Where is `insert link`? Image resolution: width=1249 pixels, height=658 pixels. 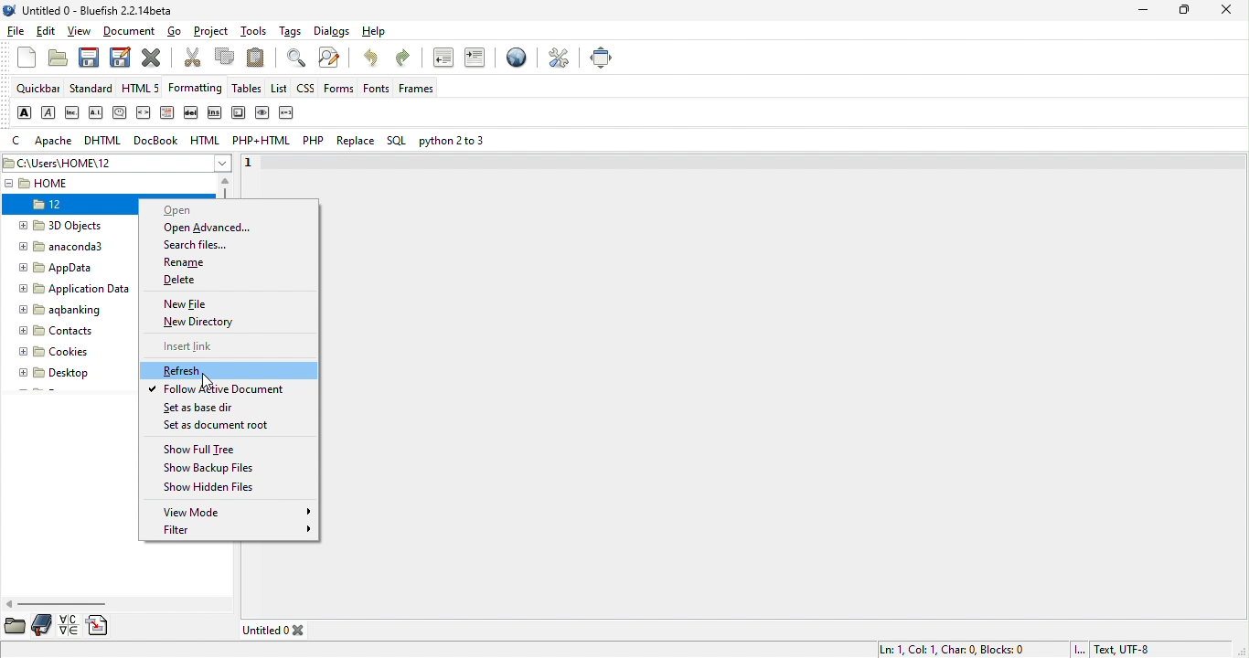 insert link is located at coordinates (197, 346).